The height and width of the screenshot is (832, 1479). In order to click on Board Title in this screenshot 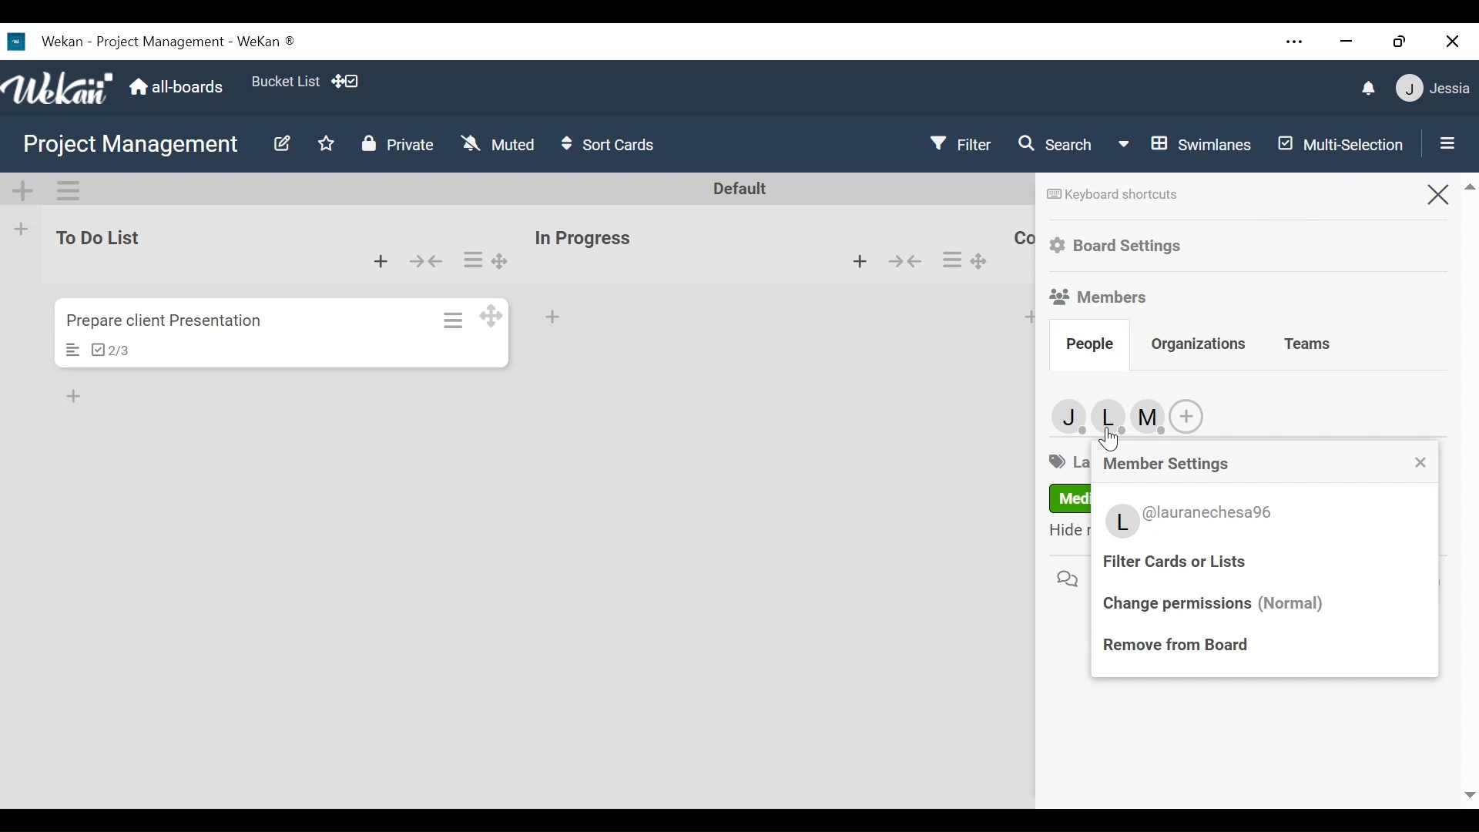, I will do `click(130, 144)`.